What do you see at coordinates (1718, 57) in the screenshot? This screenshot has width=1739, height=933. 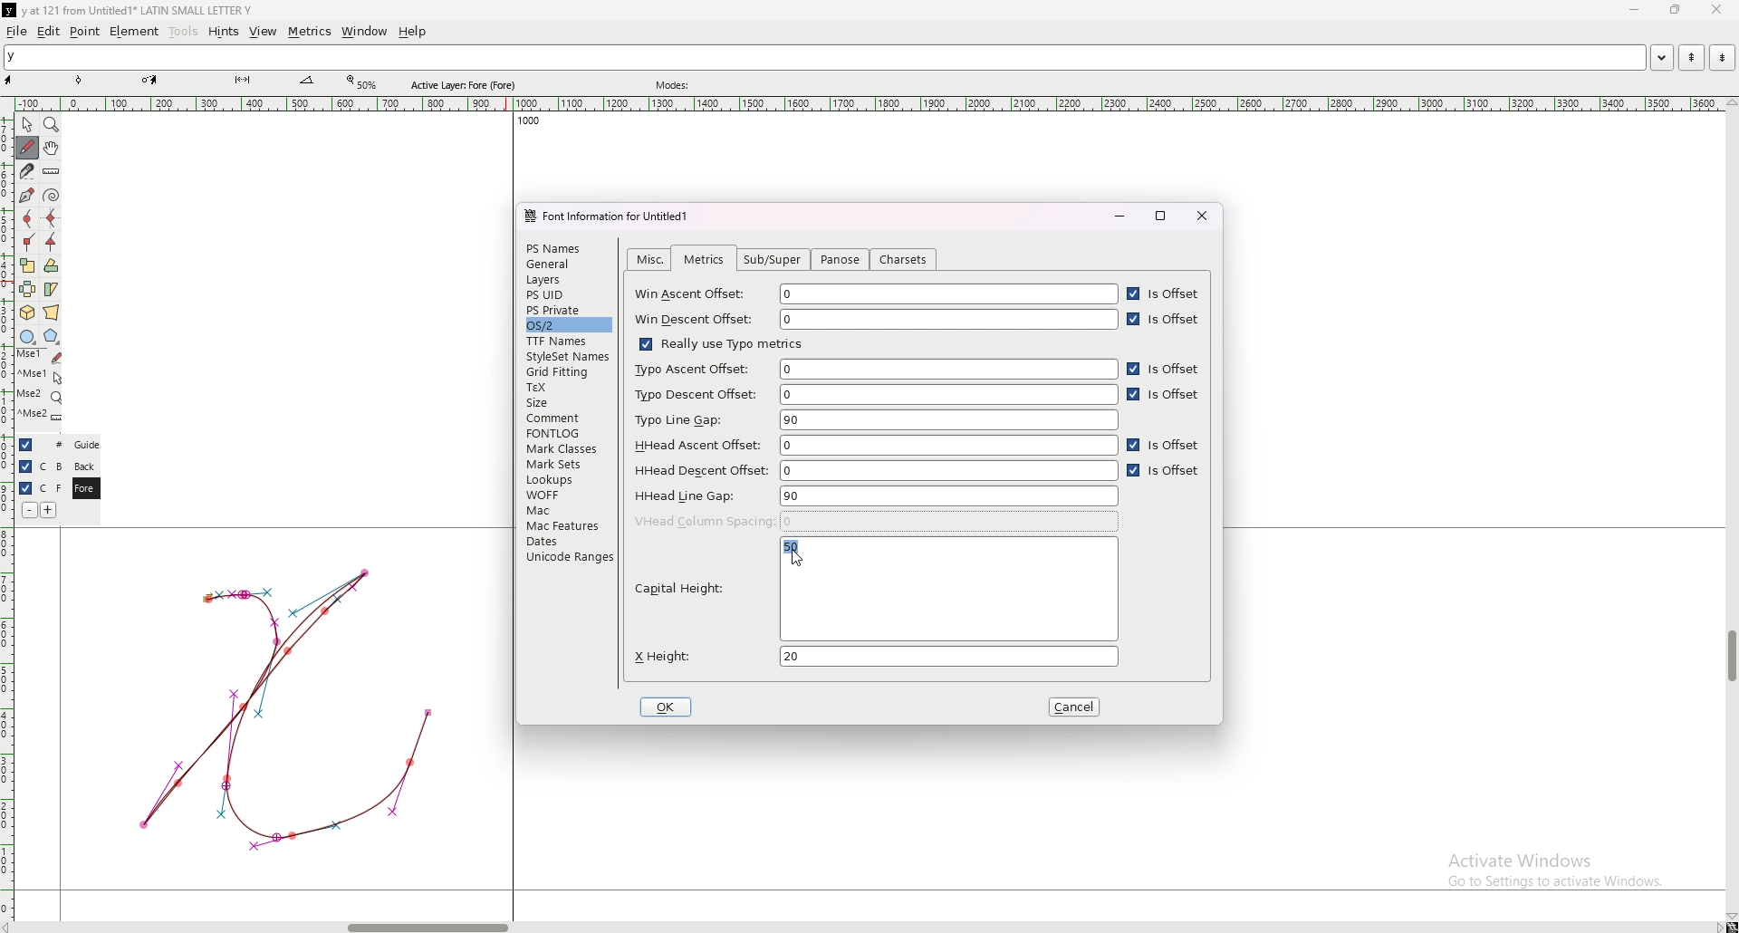 I see `next word` at bounding box center [1718, 57].